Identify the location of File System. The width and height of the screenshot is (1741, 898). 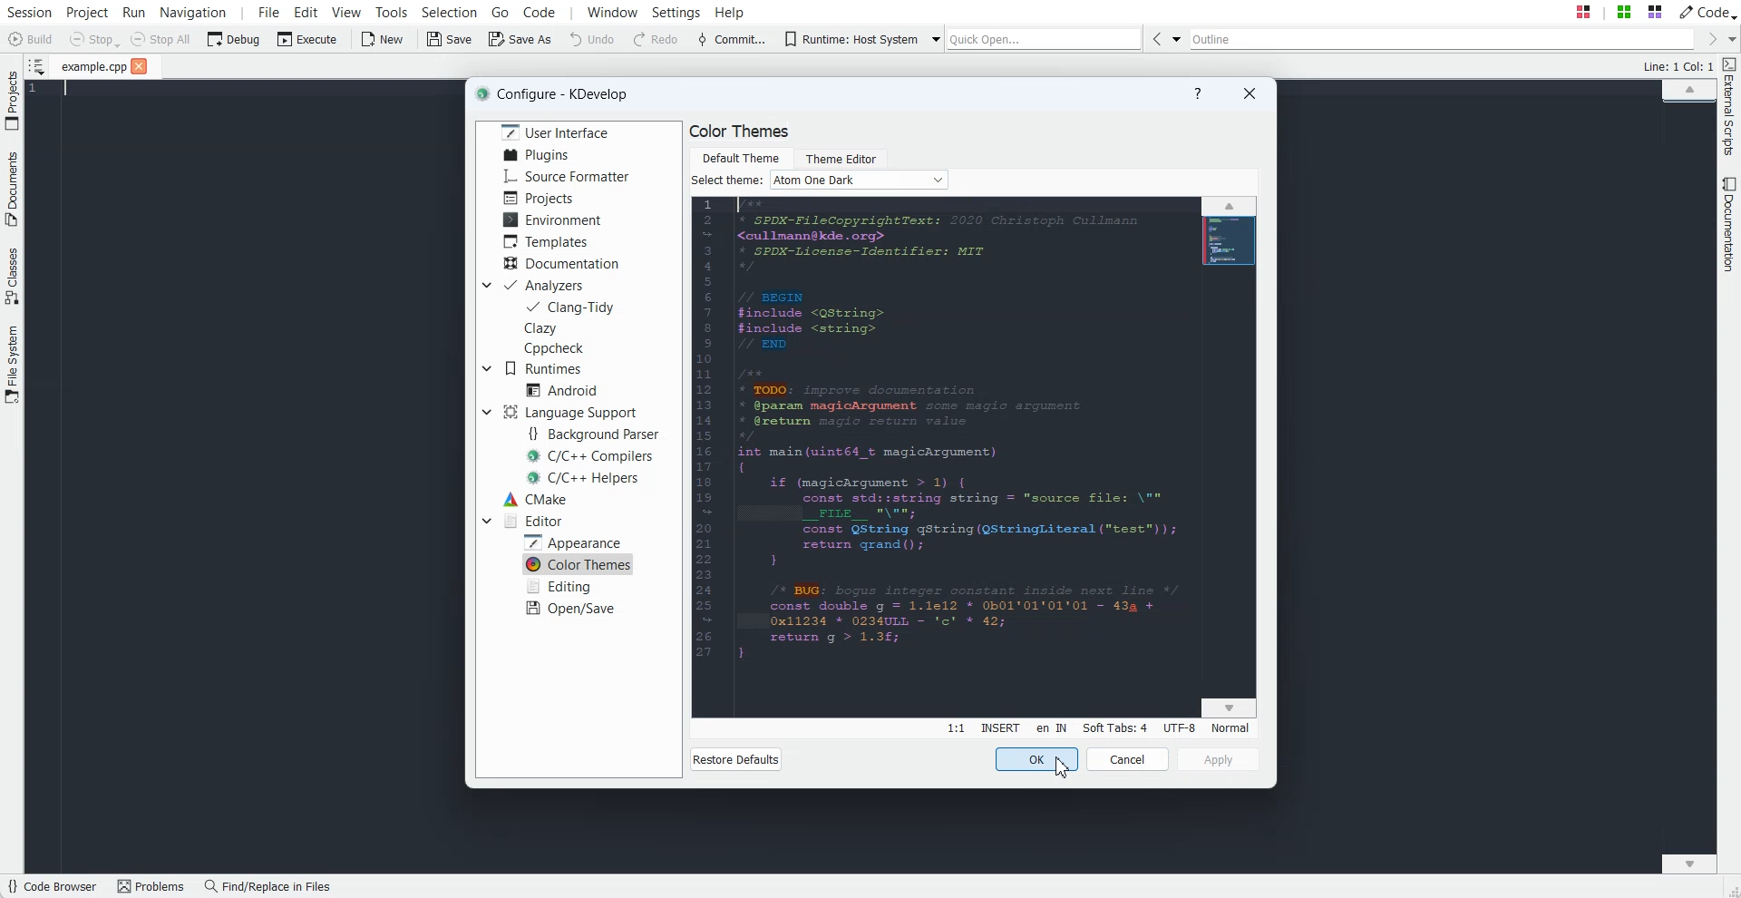
(12, 365).